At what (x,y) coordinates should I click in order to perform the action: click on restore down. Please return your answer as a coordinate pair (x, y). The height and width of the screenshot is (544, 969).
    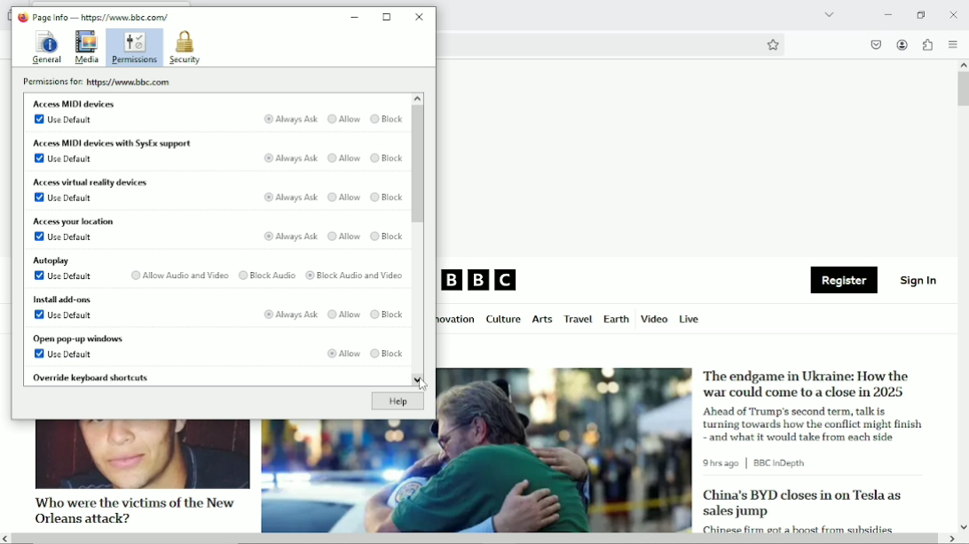
    Looking at the image, I should click on (922, 14).